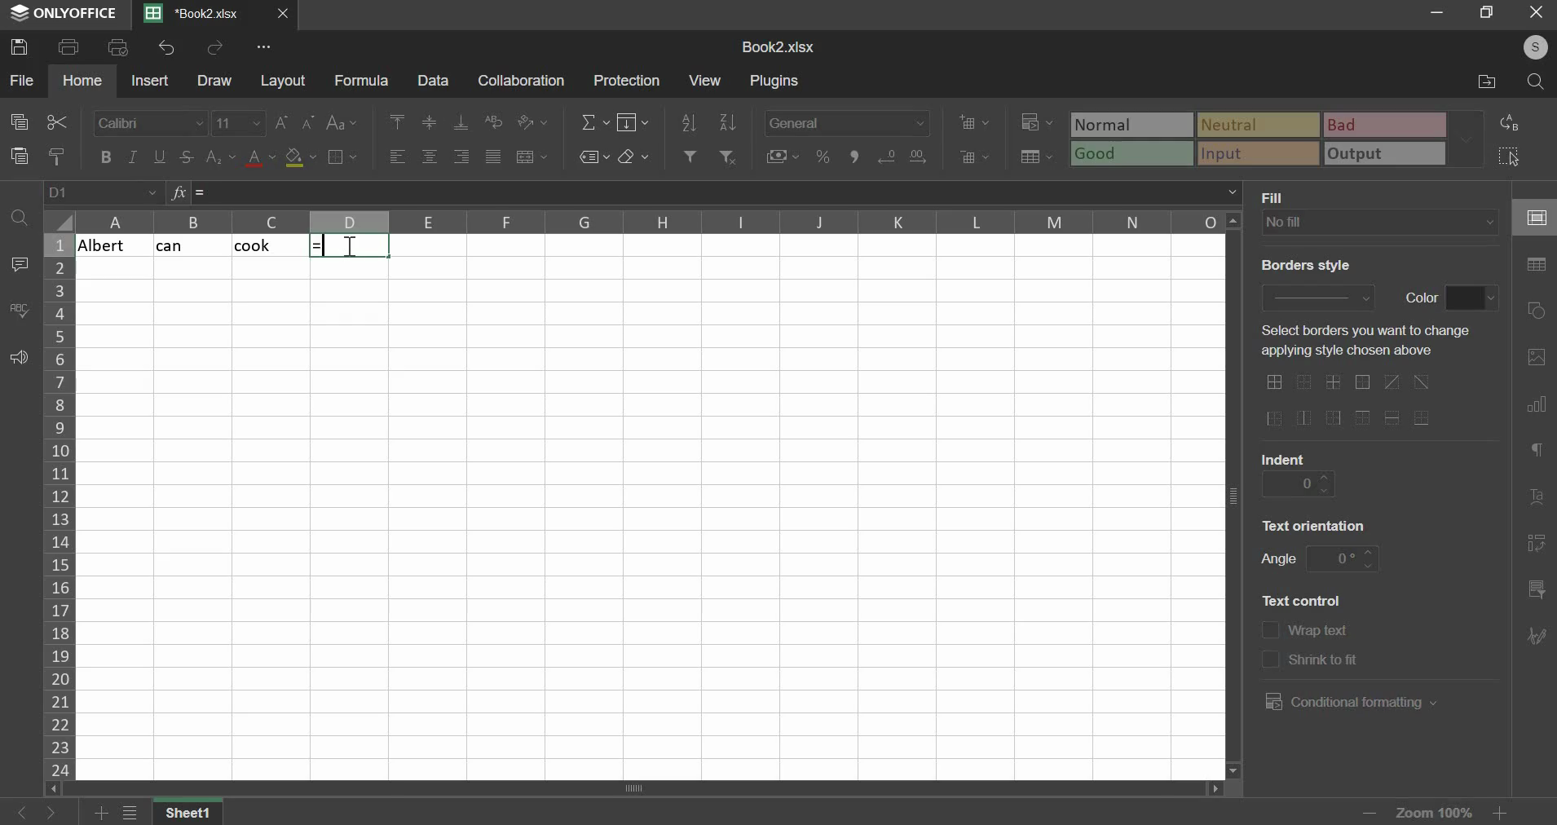  Describe the element at coordinates (1472, 298) in the screenshot. I see `border color` at that location.